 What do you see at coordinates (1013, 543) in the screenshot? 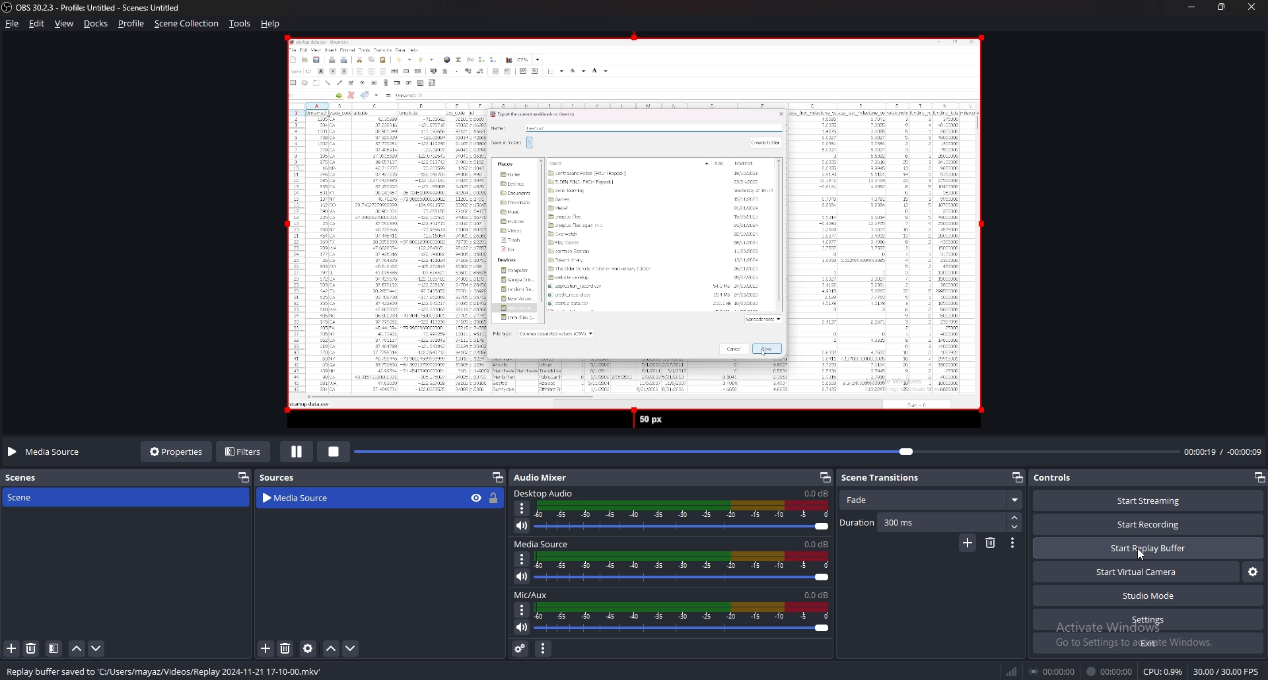
I see `transition properties` at bounding box center [1013, 543].